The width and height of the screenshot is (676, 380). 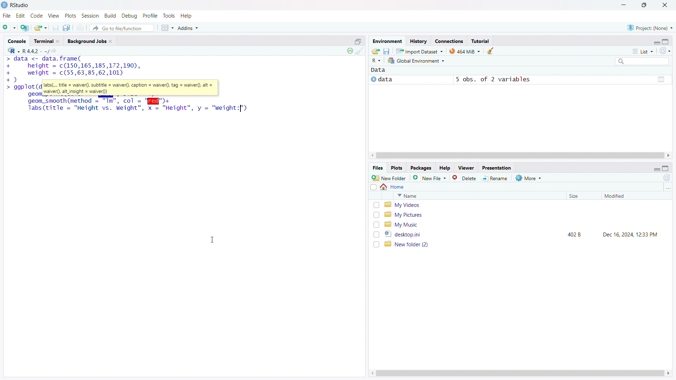 I want to click on list, so click(x=643, y=51).